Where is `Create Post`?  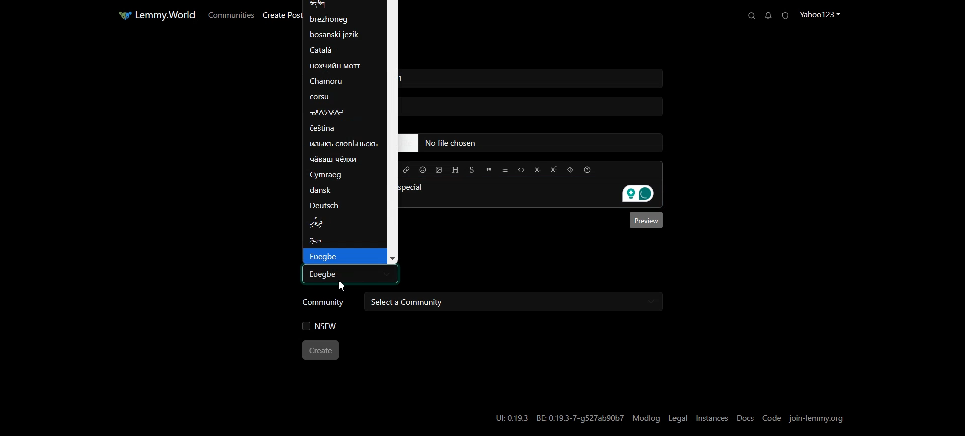
Create Post is located at coordinates (282, 16).